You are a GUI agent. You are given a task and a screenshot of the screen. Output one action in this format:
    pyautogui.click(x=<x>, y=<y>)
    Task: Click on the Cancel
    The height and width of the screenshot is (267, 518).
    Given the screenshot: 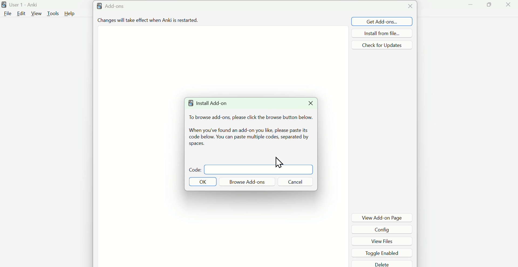 What is the action you would take?
    pyautogui.click(x=295, y=182)
    